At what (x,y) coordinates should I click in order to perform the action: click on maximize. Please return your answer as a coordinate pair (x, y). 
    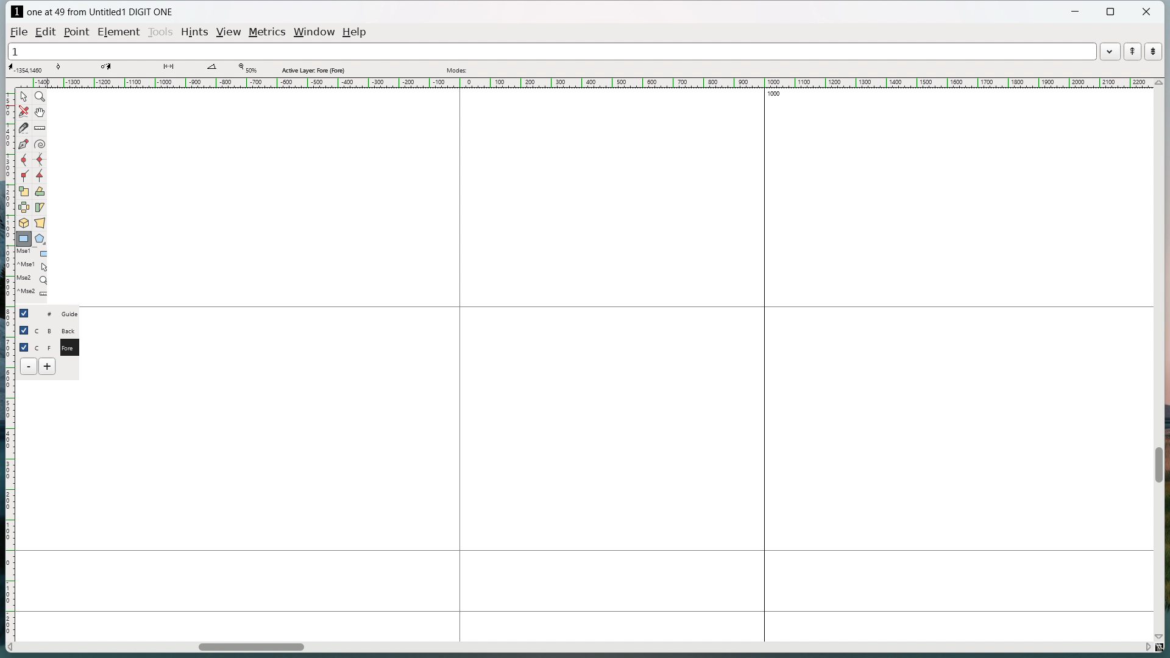
    Looking at the image, I should click on (1111, 12).